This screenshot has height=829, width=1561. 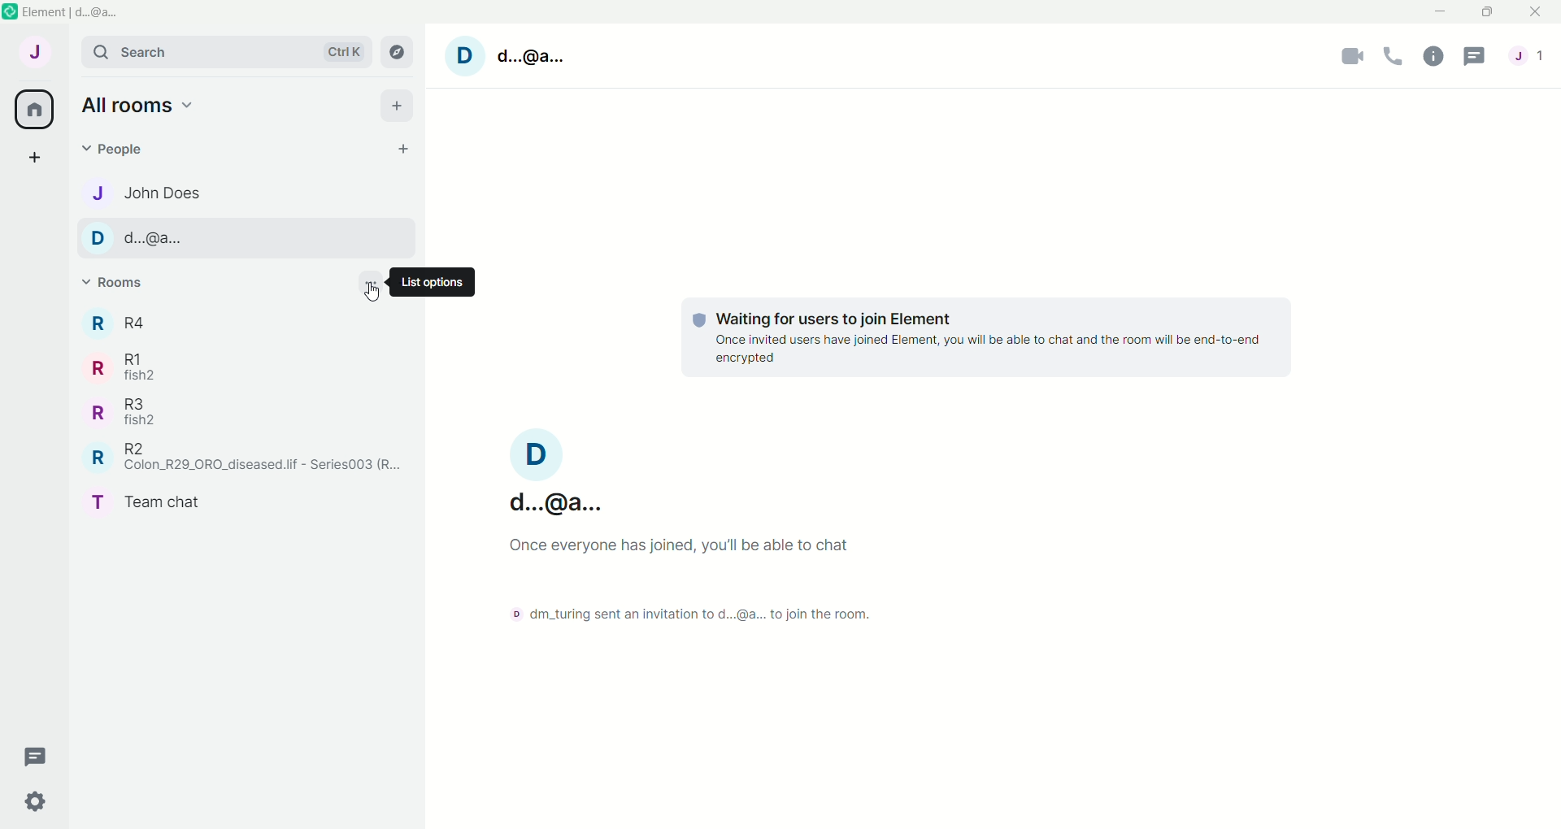 What do you see at coordinates (372, 292) in the screenshot?
I see `Cursor` at bounding box center [372, 292].